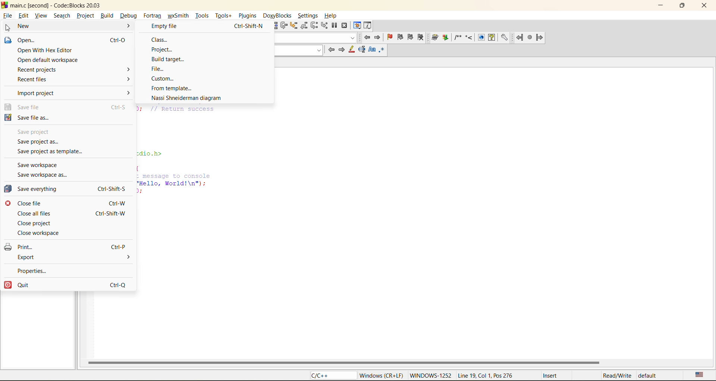 The width and height of the screenshot is (716, 381). What do you see at coordinates (331, 50) in the screenshot?
I see `previous` at bounding box center [331, 50].